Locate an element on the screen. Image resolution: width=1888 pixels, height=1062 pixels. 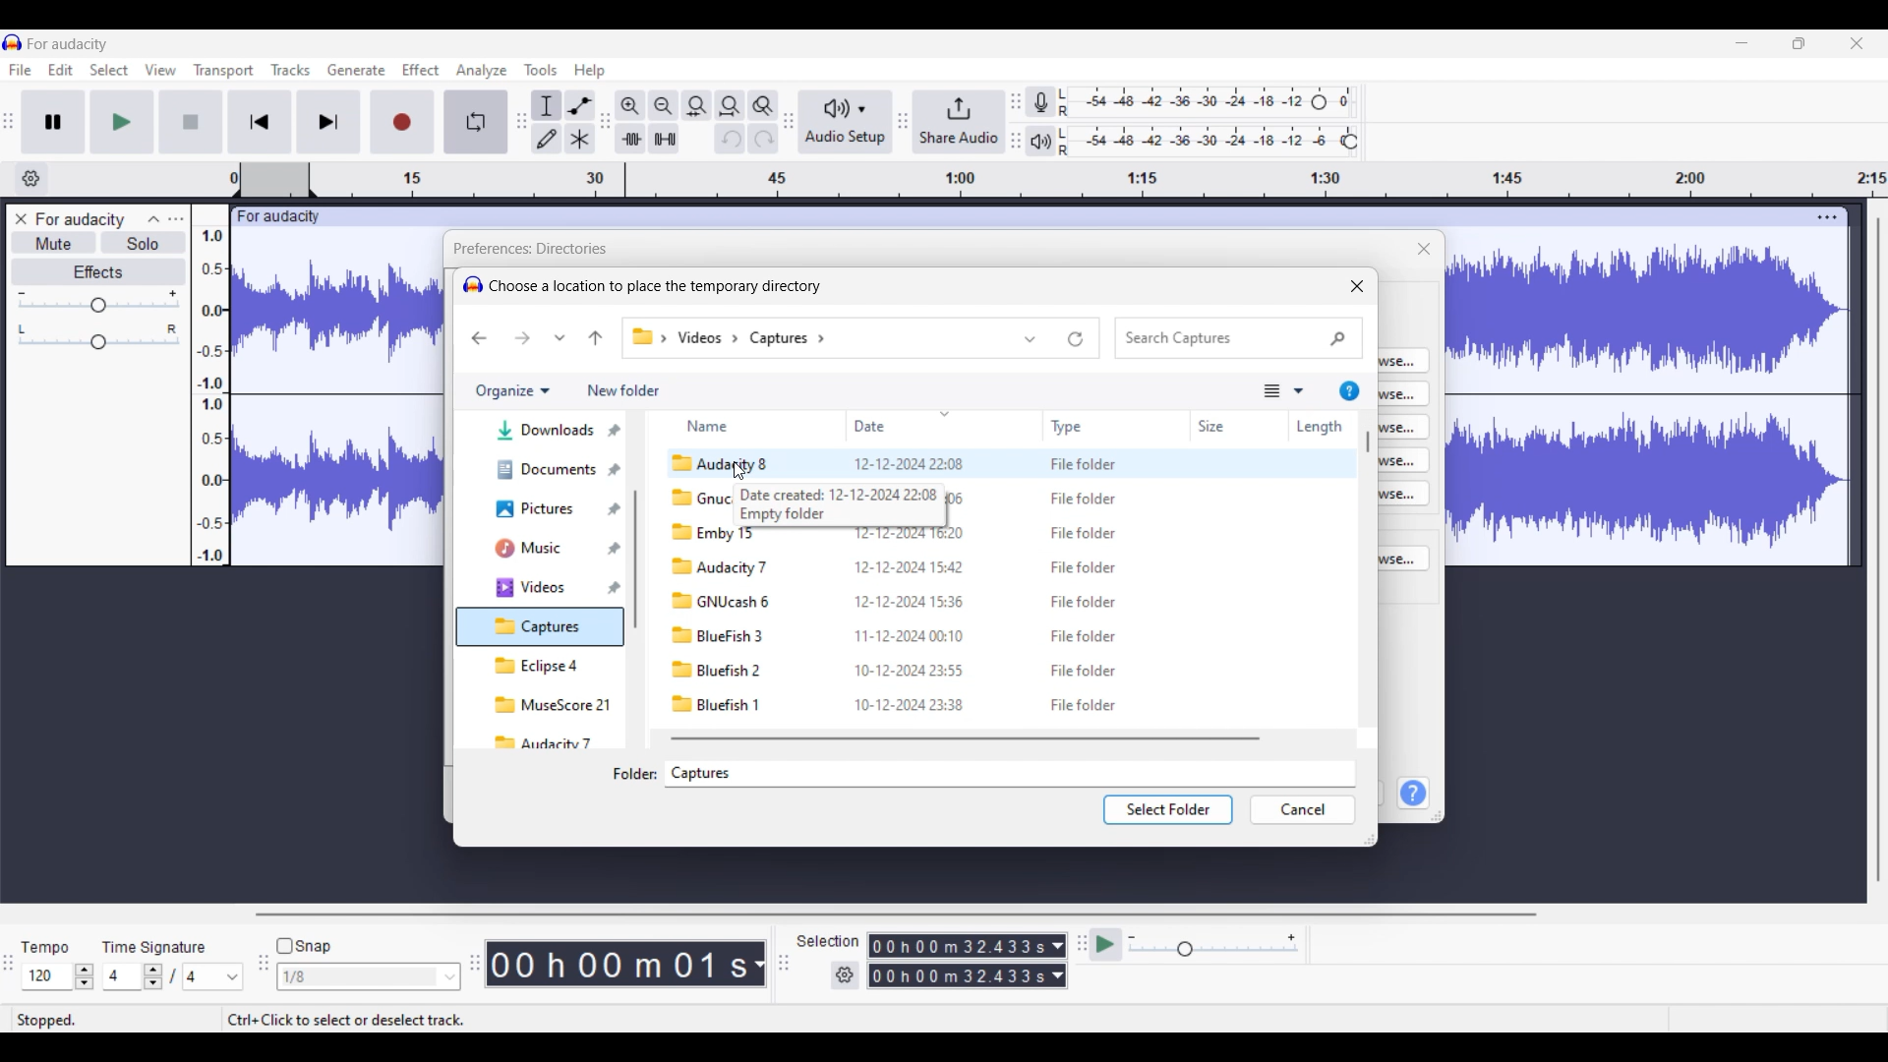
Snap toggle is located at coordinates (305, 946).